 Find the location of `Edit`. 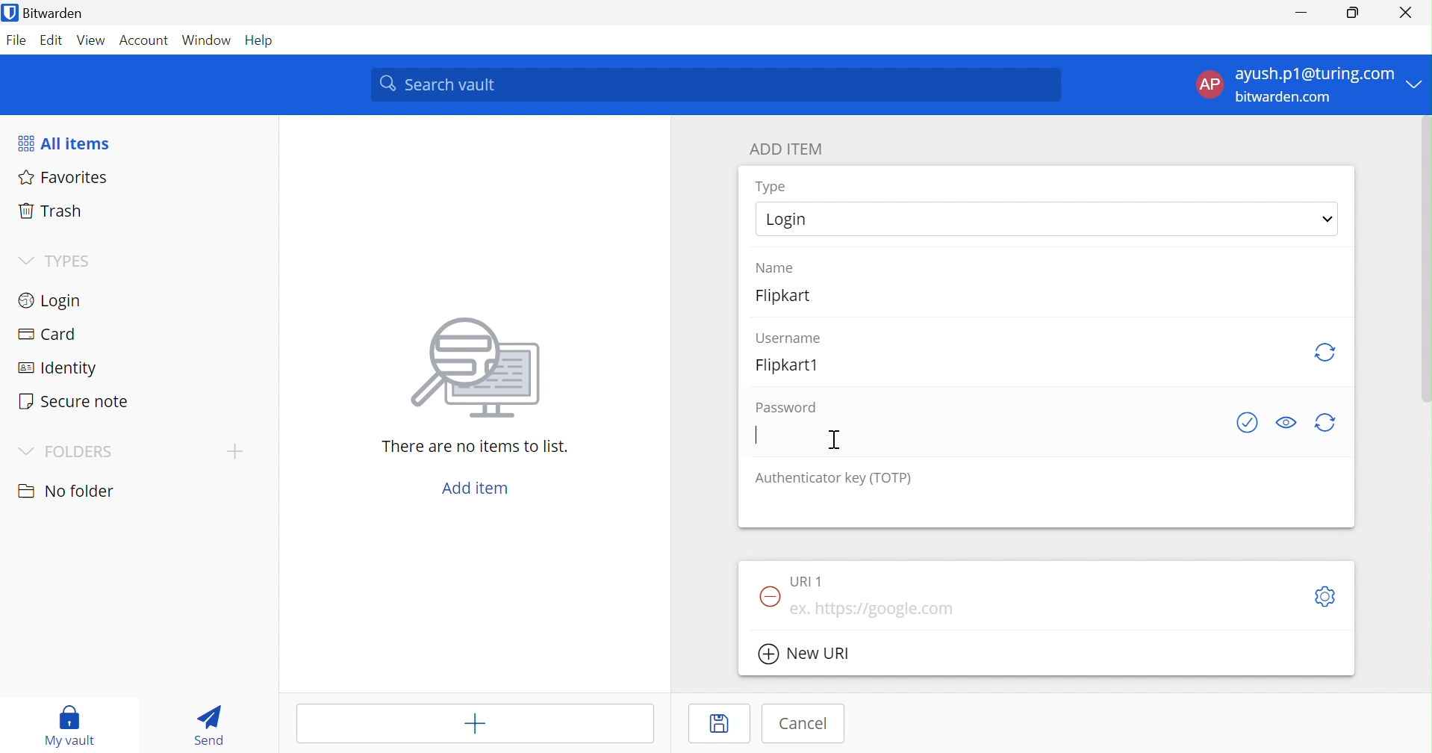

Edit is located at coordinates (49, 40).